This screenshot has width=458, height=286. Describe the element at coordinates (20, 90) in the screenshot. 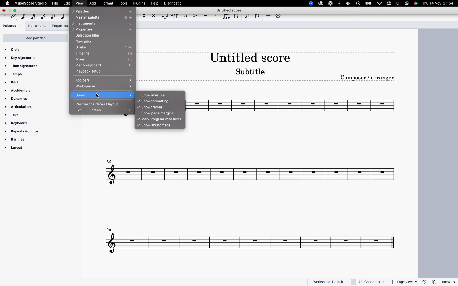

I see `accidentals` at that location.